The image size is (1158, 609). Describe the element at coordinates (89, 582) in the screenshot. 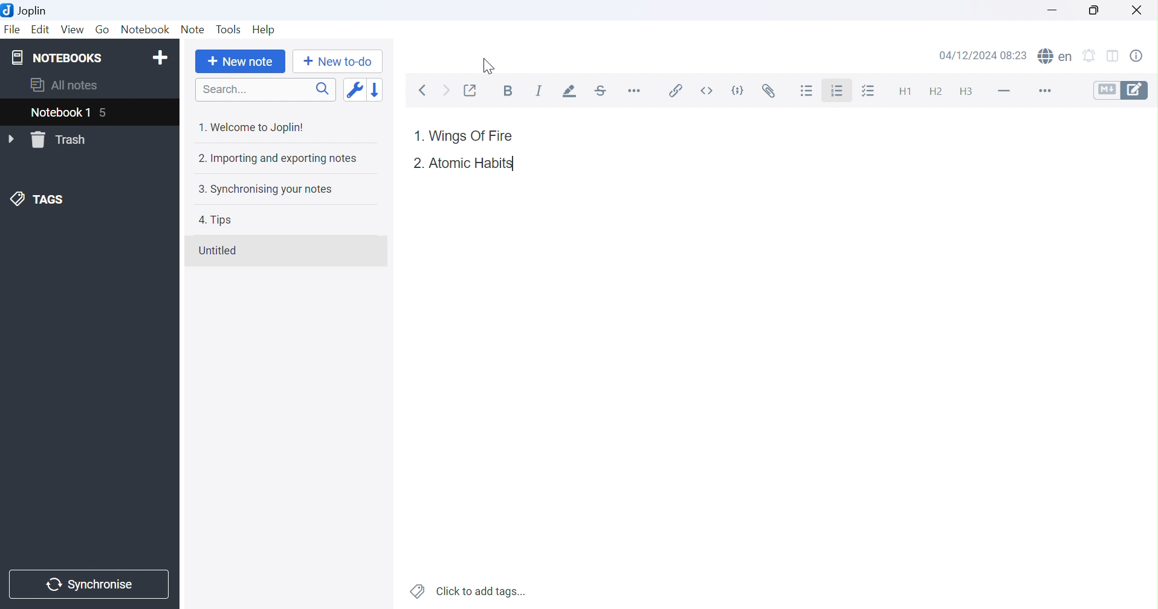

I see `Synchronise` at that location.